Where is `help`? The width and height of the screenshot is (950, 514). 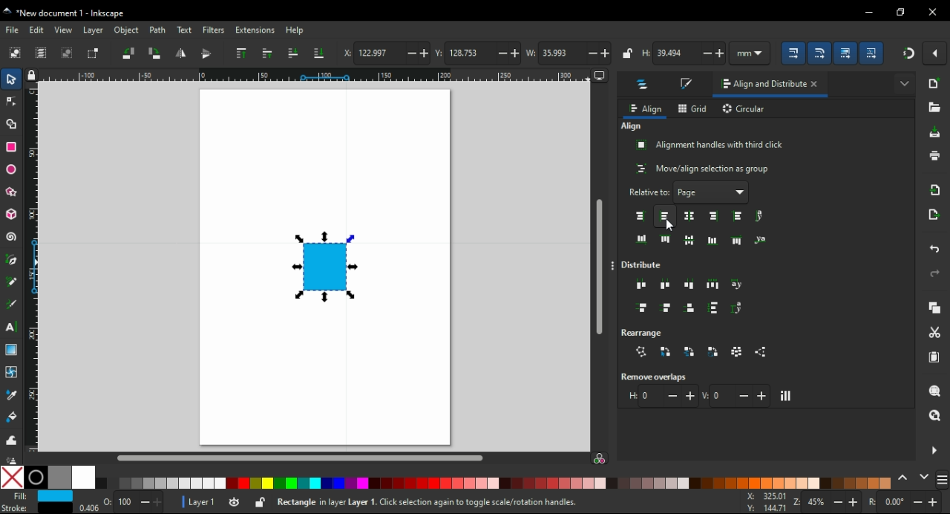
help is located at coordinates (297, 30).